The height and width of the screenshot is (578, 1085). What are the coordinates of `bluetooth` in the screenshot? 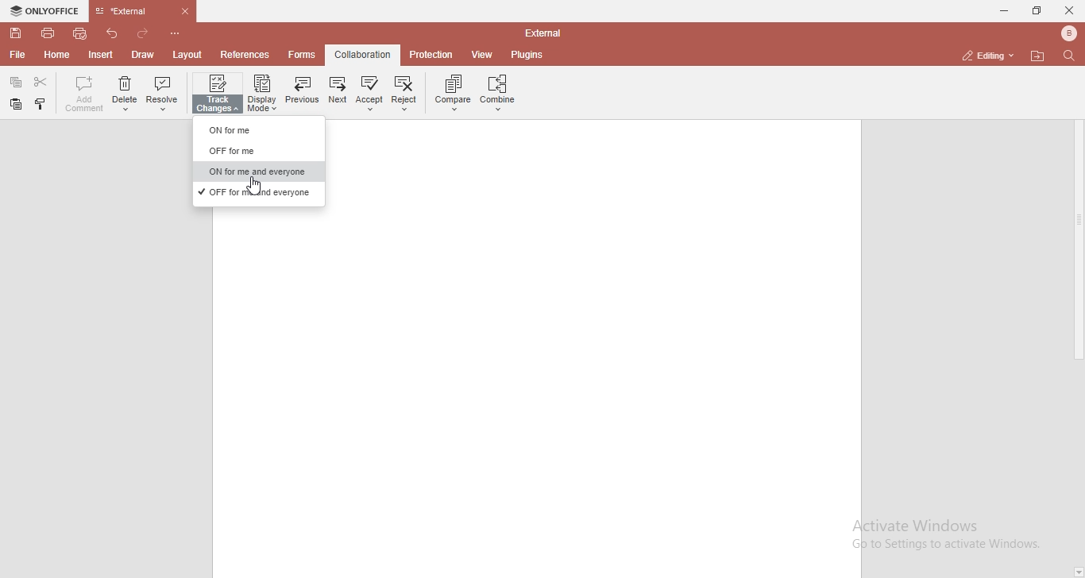 It's located at (1069, 33).